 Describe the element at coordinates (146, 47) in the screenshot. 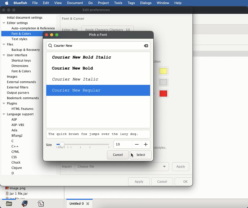

I see `backspace` at that location.